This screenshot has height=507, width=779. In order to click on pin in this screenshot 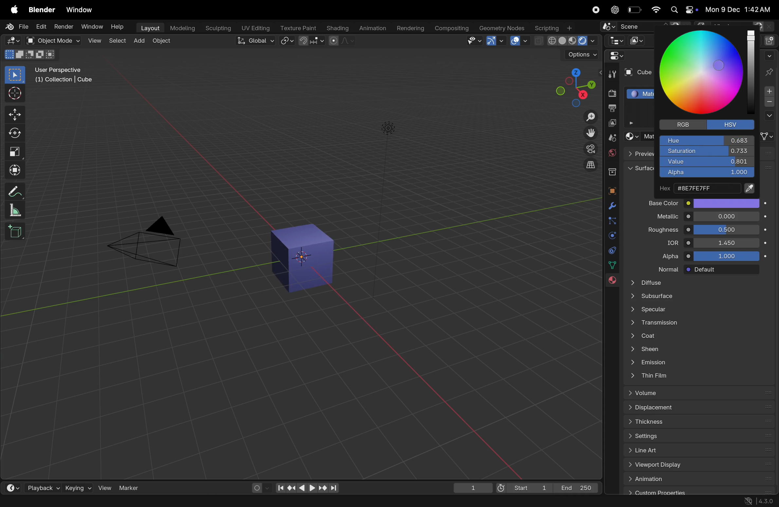, I will do `click(770, 72)`.